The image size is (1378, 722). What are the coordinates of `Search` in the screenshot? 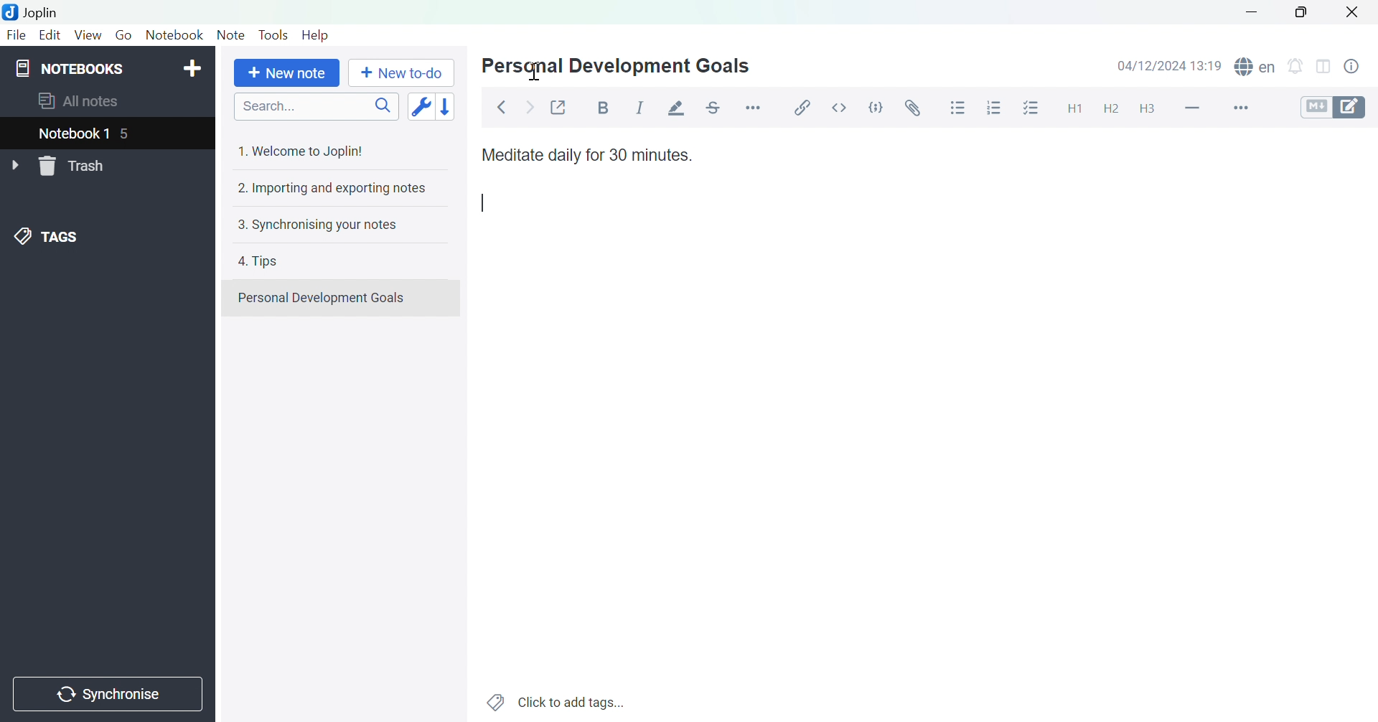 It's located at (316, 106).